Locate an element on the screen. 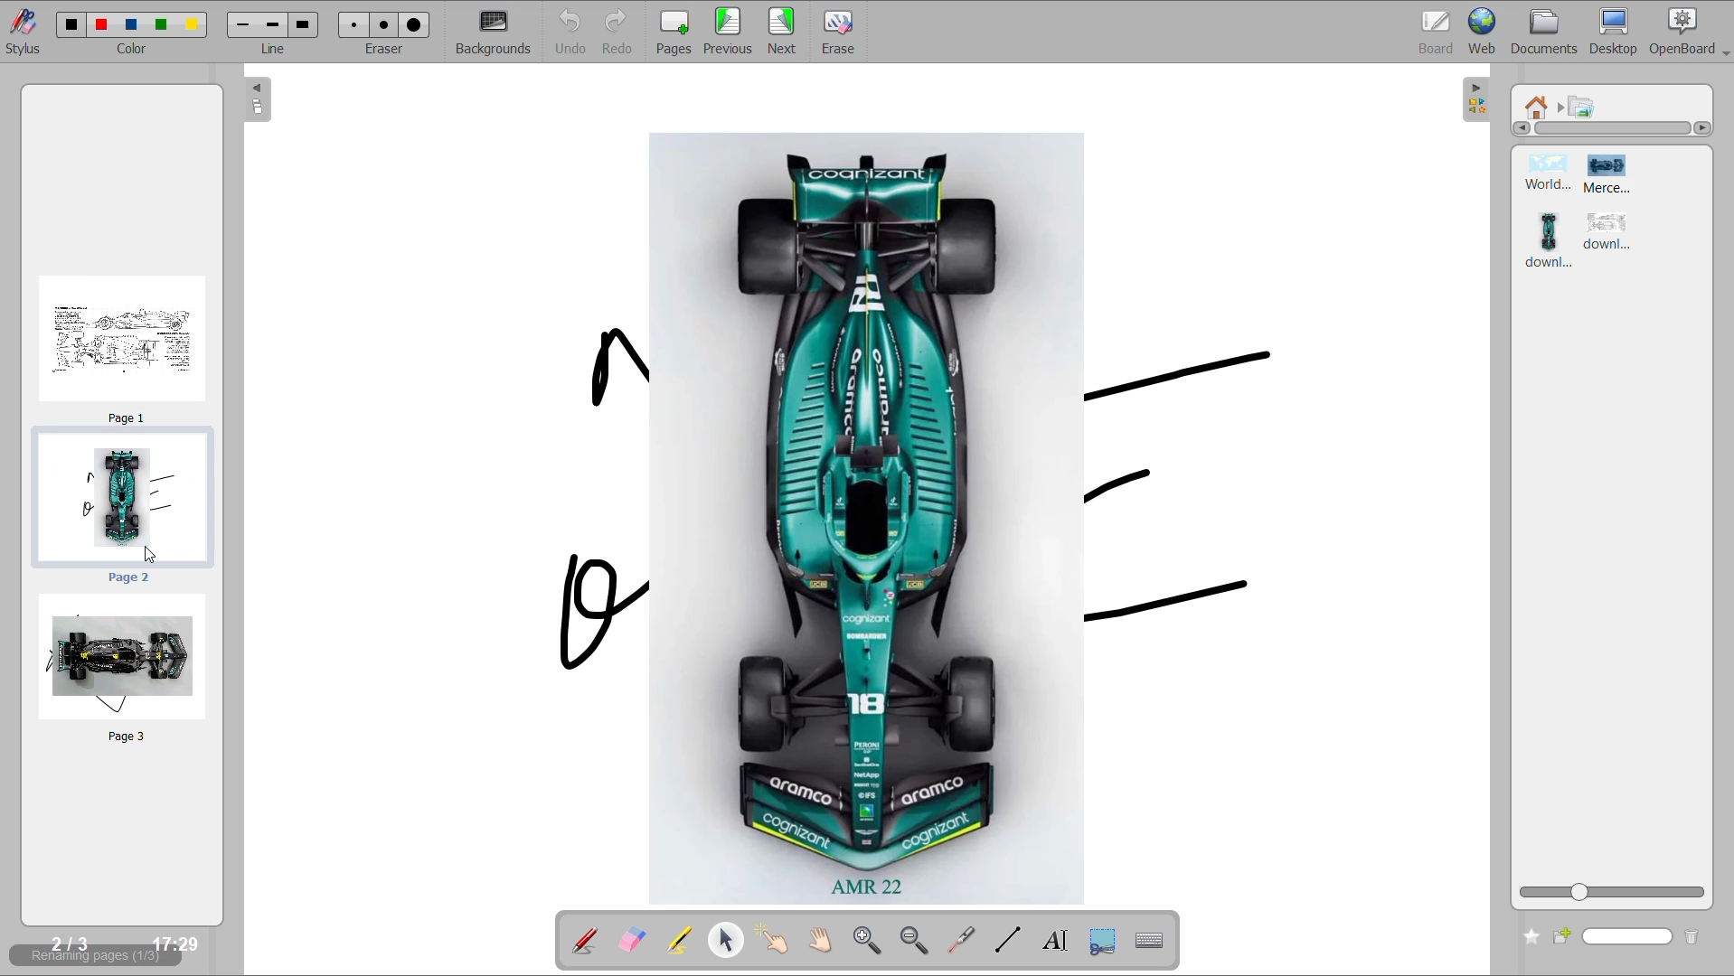 The height and width of the screenshot is (976, 1734). desktop is located at coordinates (1618, 32).